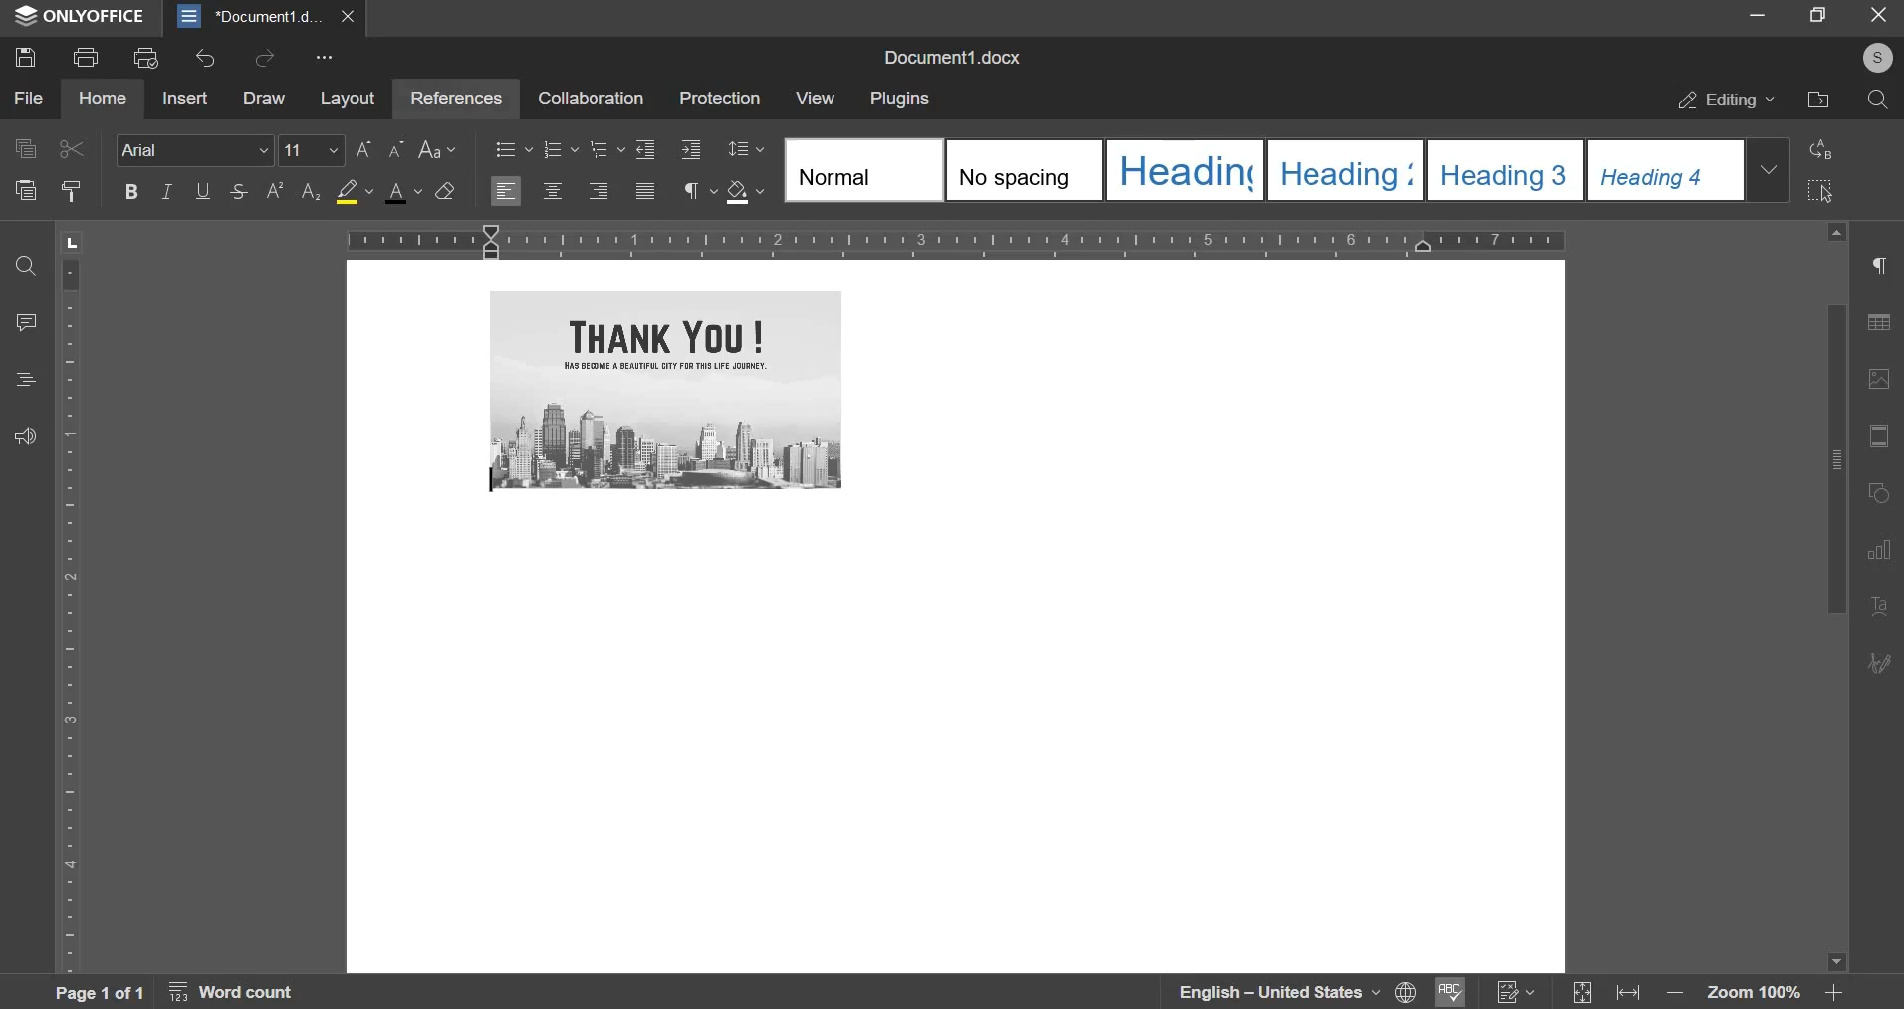 The height and width of the screenshot is (1009, 1904). I want to click on replace, so click(1822, 148).